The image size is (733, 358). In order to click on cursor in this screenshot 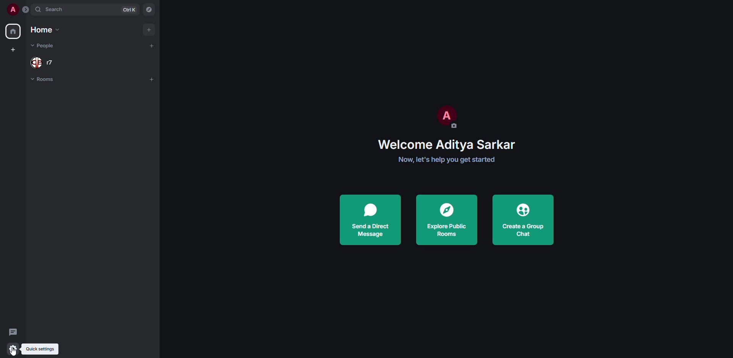, I will do `click(16, 350)`.